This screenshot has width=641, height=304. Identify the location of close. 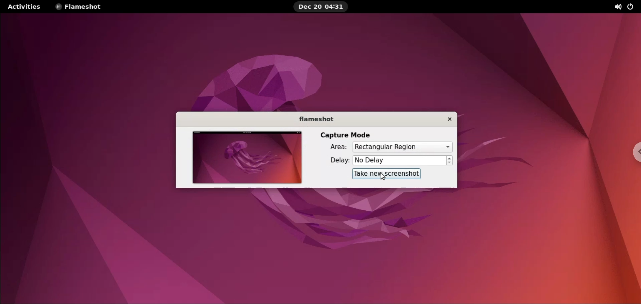
(450, 120).